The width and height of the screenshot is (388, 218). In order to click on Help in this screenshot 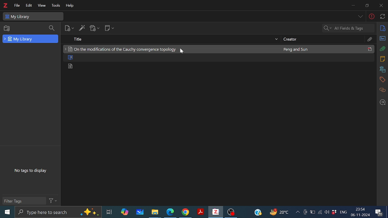, I will do `click(258, 212)`.